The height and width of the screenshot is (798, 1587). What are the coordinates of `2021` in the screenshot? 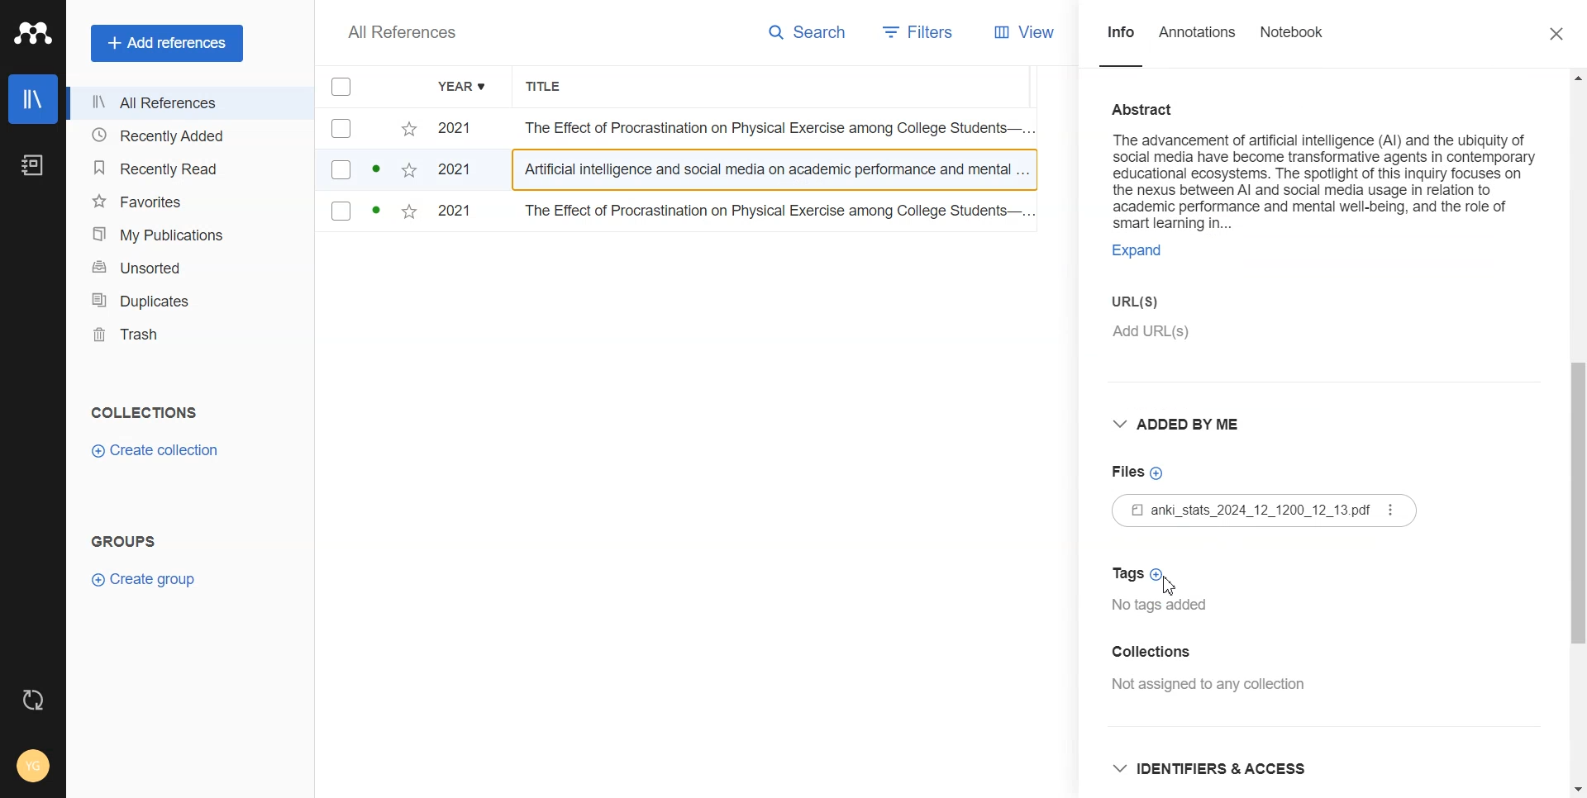 It's located at (460, 129).